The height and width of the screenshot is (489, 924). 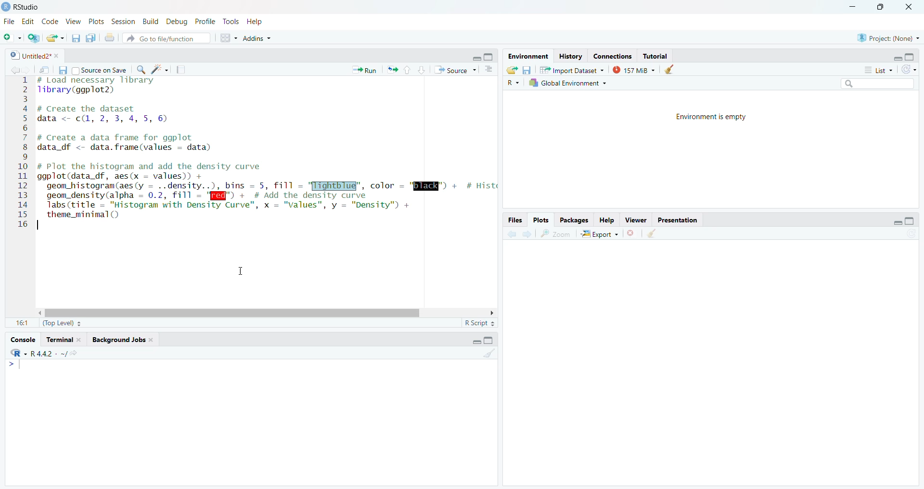 I want to click on text cursor, so click(x=38, y=224).